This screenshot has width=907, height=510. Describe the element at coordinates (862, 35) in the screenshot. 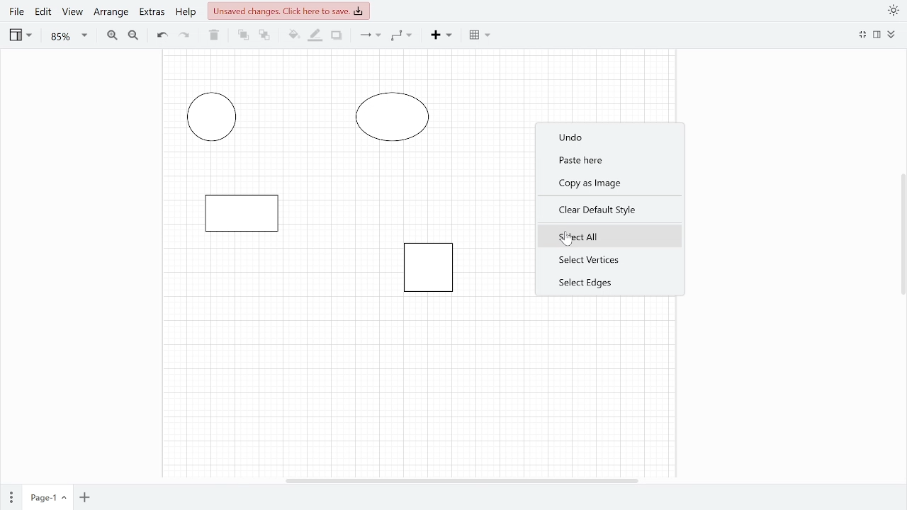

I see `Minimize` at that location.